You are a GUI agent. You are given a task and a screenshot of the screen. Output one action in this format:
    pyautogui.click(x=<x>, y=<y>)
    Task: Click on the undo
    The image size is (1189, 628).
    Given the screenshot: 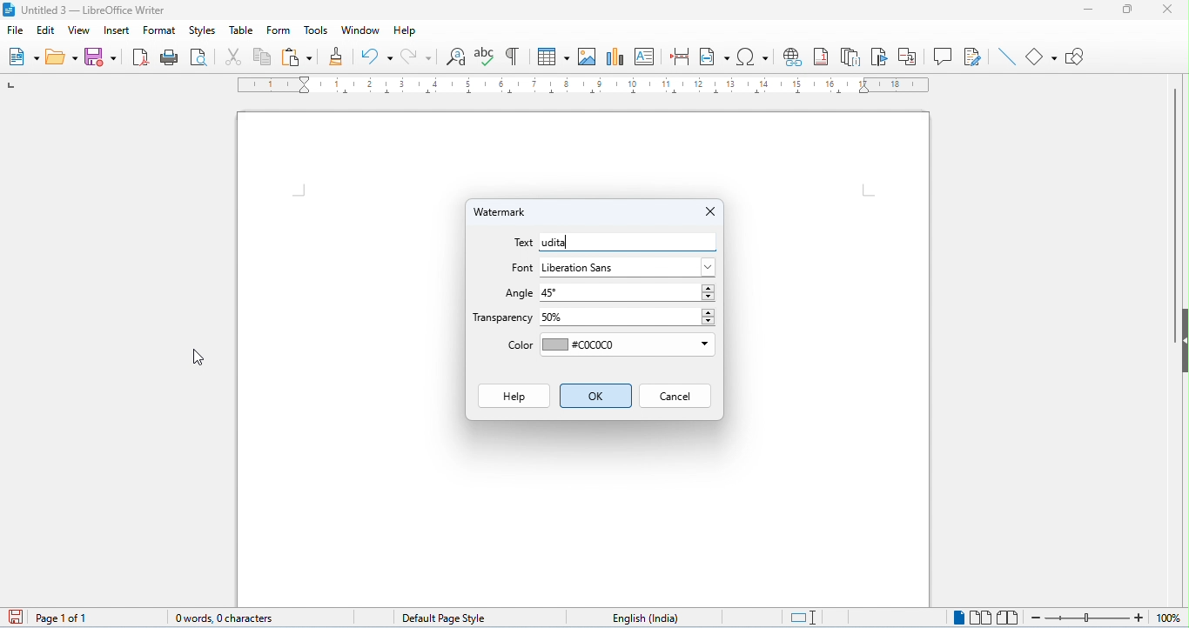 What is the action you would take?
    pyautogui.click(x=377, y=56)
    